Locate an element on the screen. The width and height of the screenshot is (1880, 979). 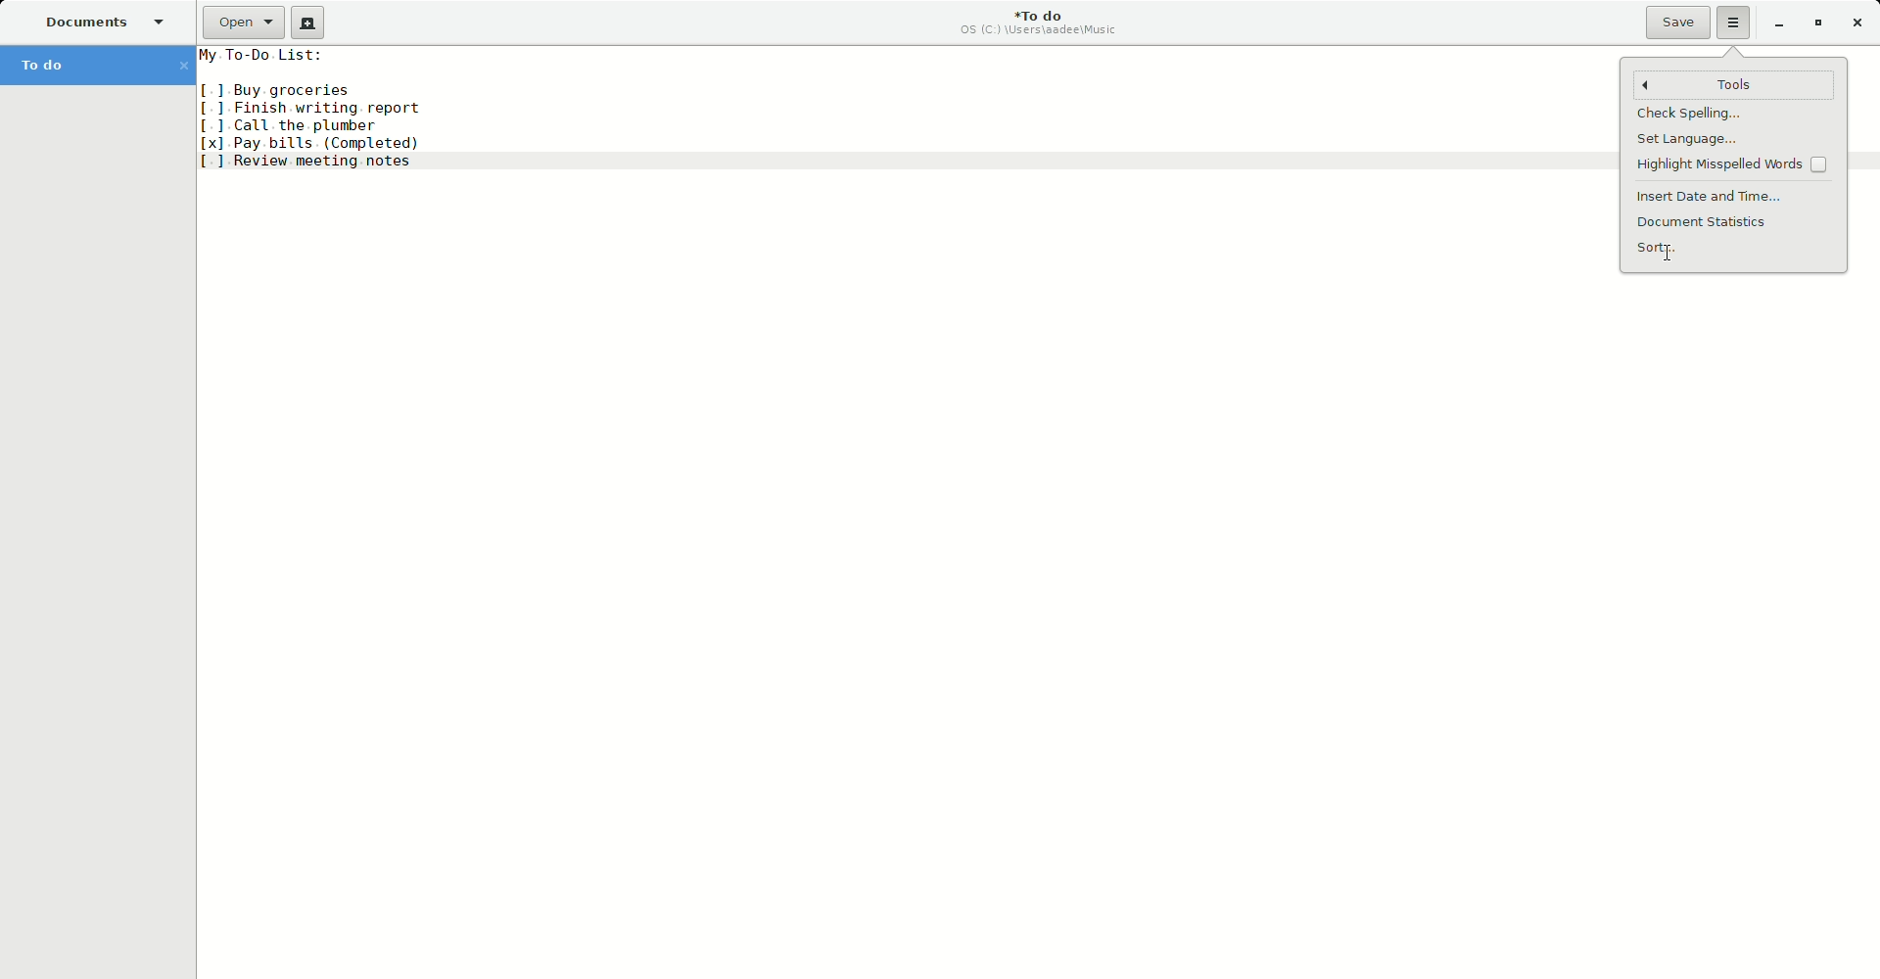
Save is located at coordinates (1679, 23).